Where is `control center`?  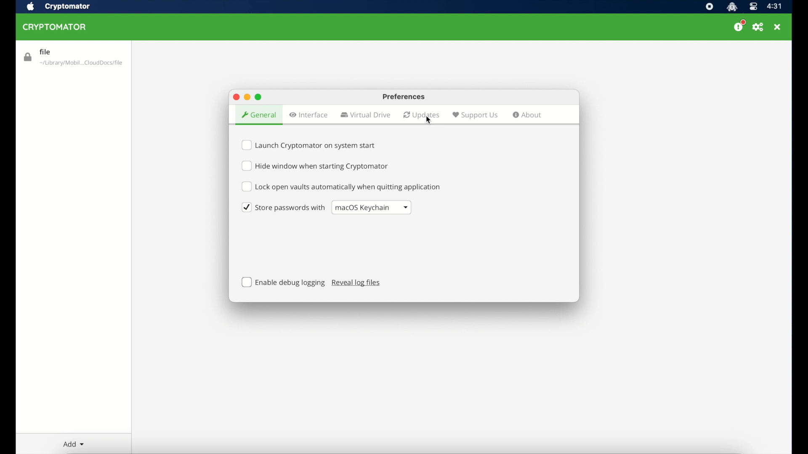 control center is located at coordinates (753, 6).